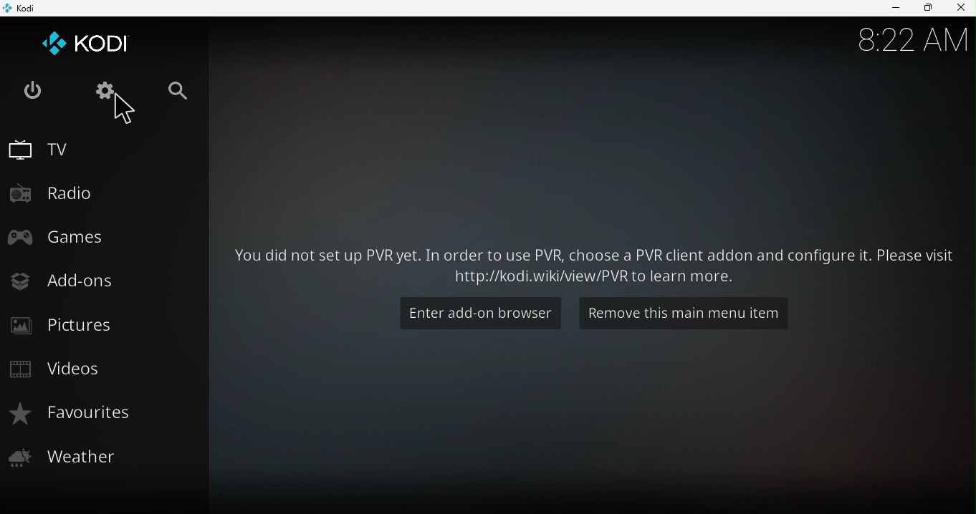 Image resolution: width=976 pixels, height=514 pixels. What do you see at coordinates (88, 42) in the screenshot?
I see `Kodi icon` at bounding box center [88, 42].